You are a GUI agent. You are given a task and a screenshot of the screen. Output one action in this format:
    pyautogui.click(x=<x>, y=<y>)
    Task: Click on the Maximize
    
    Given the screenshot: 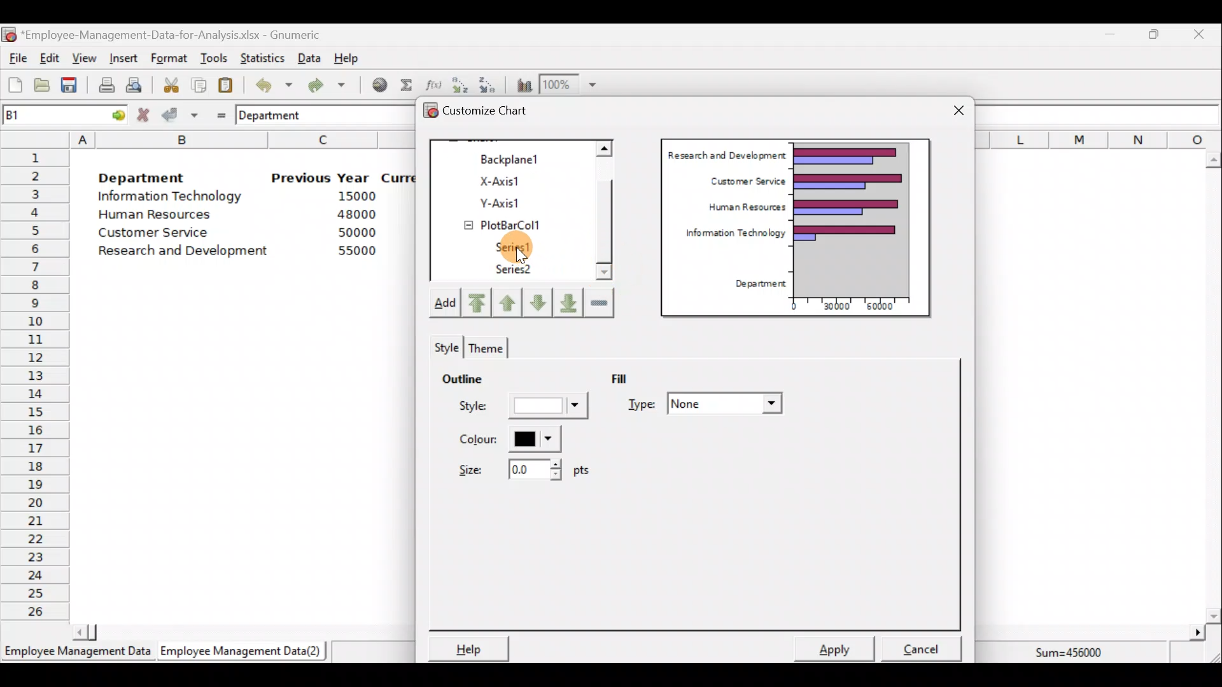 What is the action you would take?
    pyautogui.click(x=1154, y=34)
    